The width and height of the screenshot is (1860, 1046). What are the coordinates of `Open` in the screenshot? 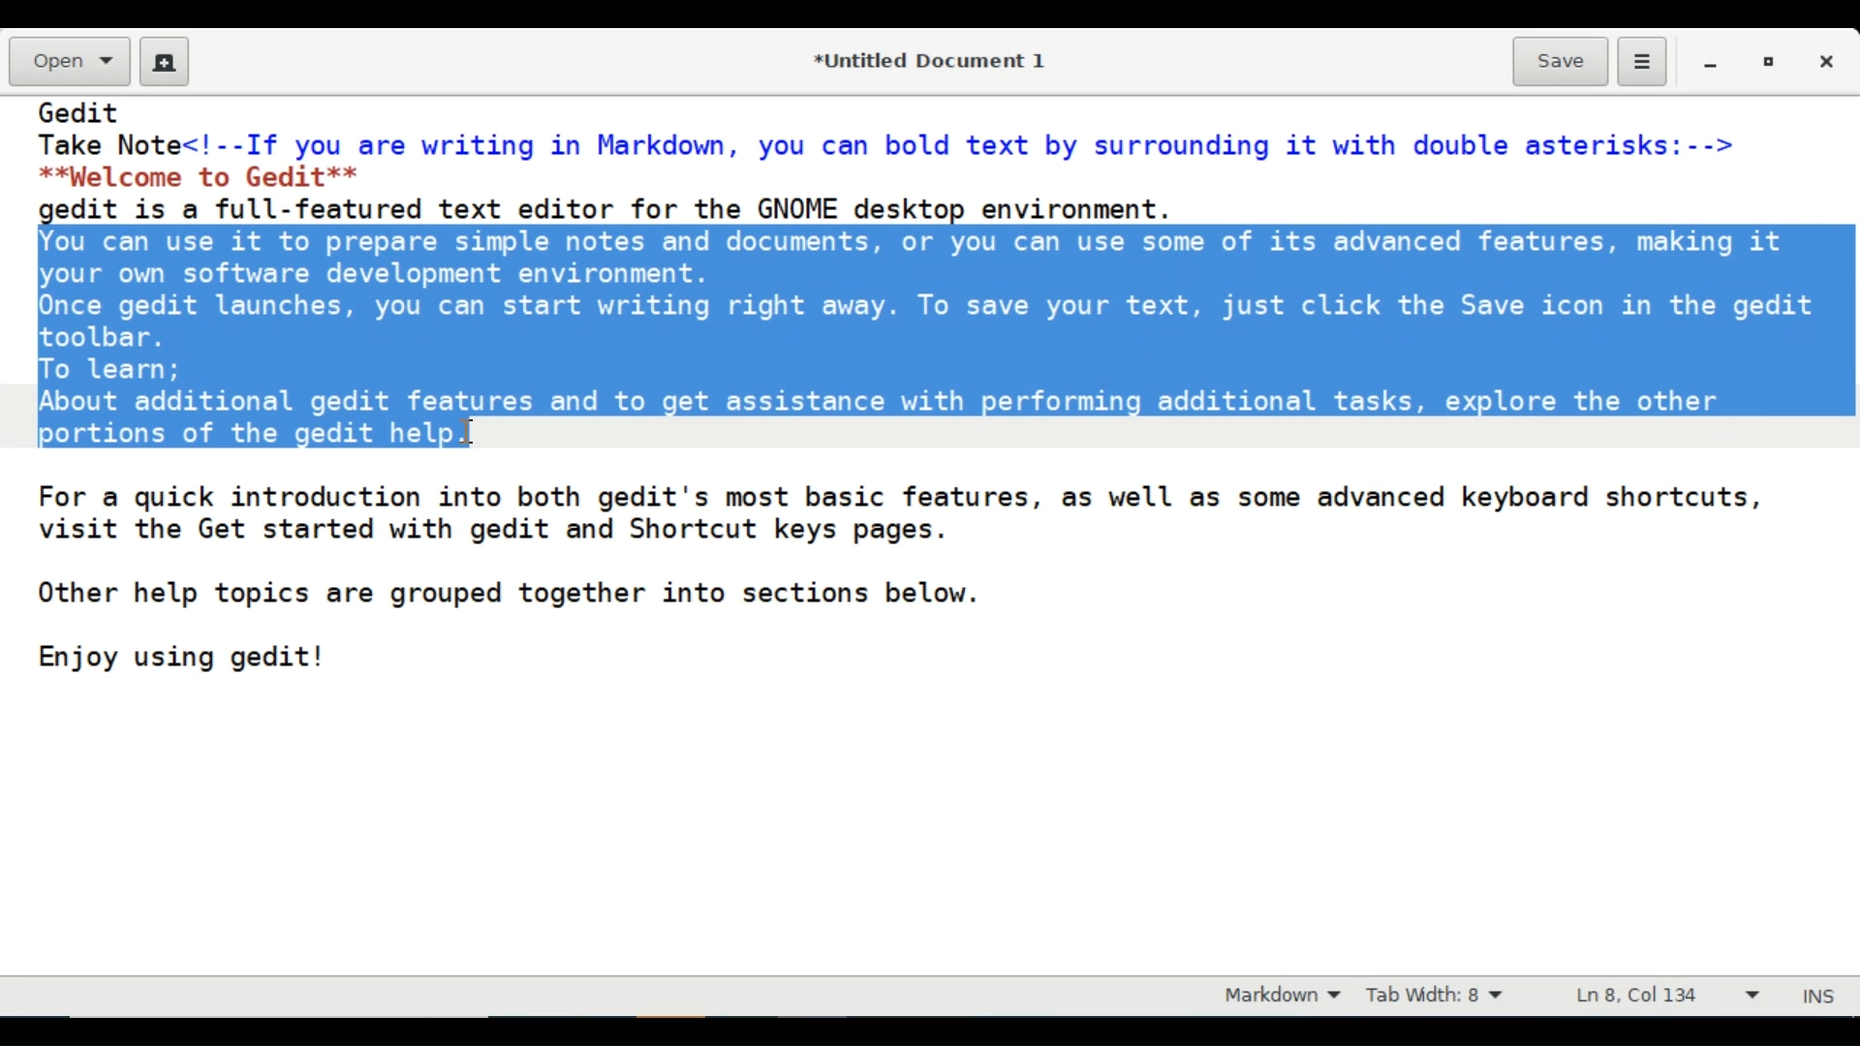 It's located at (67, 63).